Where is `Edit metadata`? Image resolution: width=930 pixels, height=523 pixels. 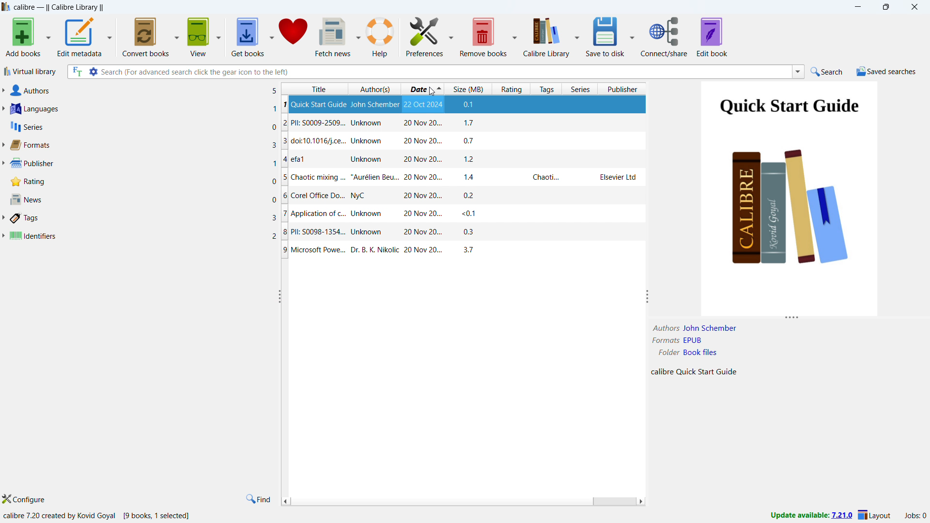 Edit metadata is located at coordinates (80, 36).